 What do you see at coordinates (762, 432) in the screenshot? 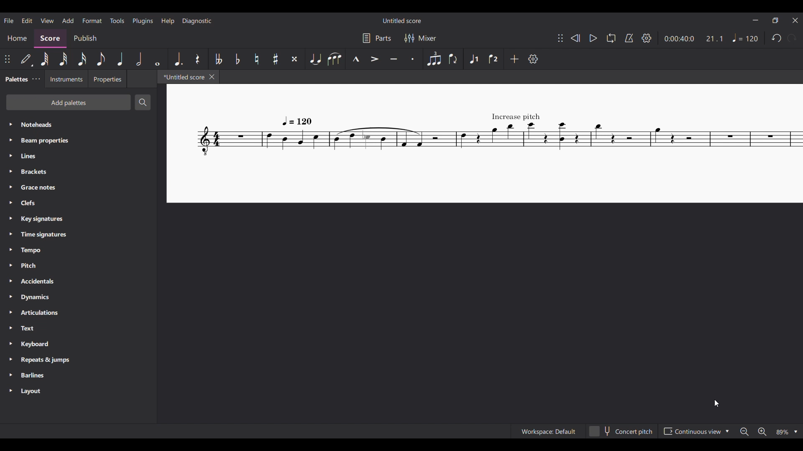
I see `Zoom in` at bounding box center [762, 432].